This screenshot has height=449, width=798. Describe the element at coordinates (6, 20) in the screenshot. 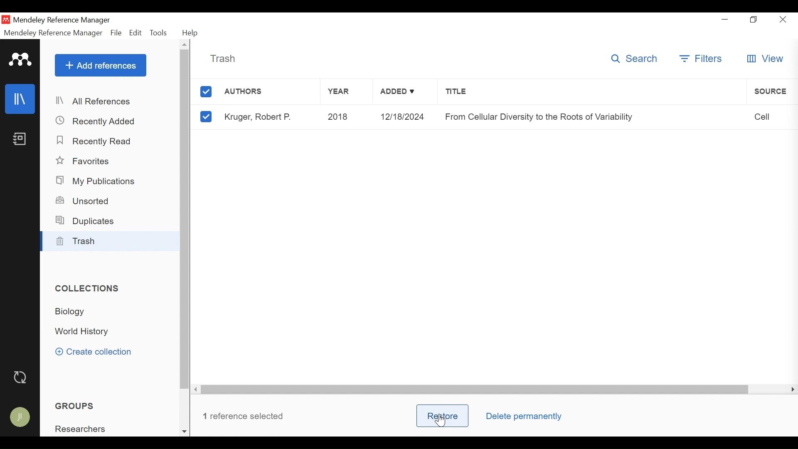

I see `Mendeley Desktop Icon` at that location.